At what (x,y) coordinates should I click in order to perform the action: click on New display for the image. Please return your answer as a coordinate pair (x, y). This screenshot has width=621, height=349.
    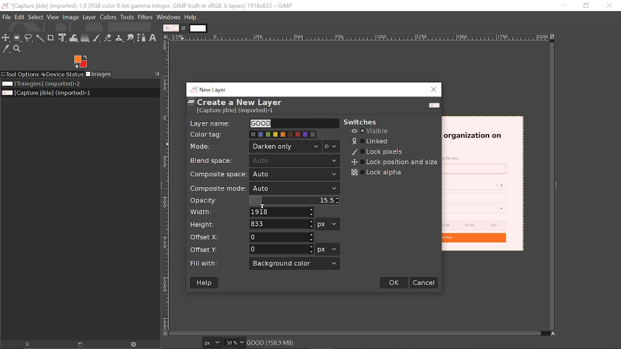
    Looking at the image, I should click on (76, 345).